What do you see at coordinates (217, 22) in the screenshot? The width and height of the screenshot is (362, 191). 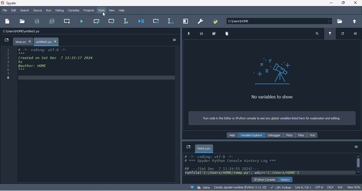 I see `pythonpath manager` at bounding box center [217, 22].